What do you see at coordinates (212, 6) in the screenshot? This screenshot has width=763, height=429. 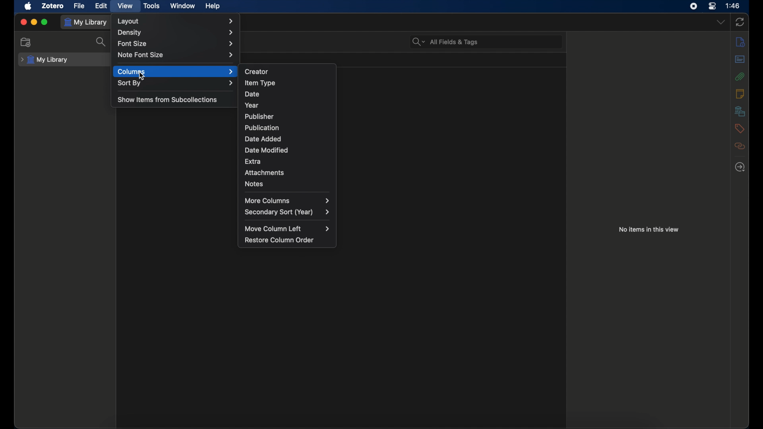 I see `help` at bounding box center [212, 6].